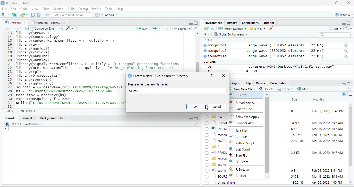 Image resolution: width=354 pixels, height=187 pixels. Describe the element at coordinates (216, 164) in the screenshot. I see `8 sound analysis` at that location.